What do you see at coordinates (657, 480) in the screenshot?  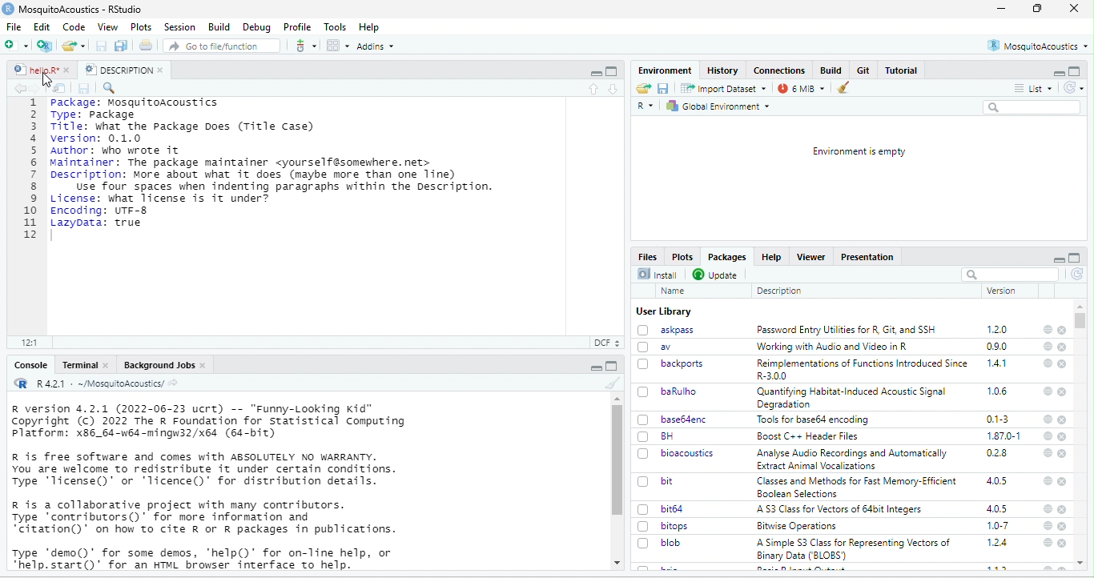 I see `bit` at bounding box center [657, 480].